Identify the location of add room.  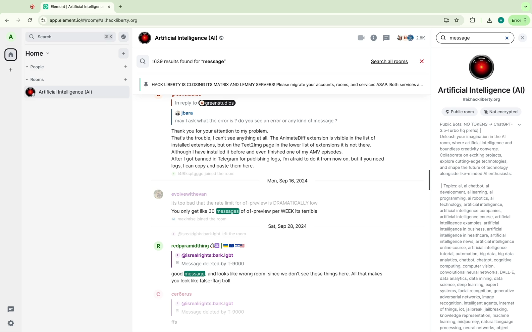
(126, 81).